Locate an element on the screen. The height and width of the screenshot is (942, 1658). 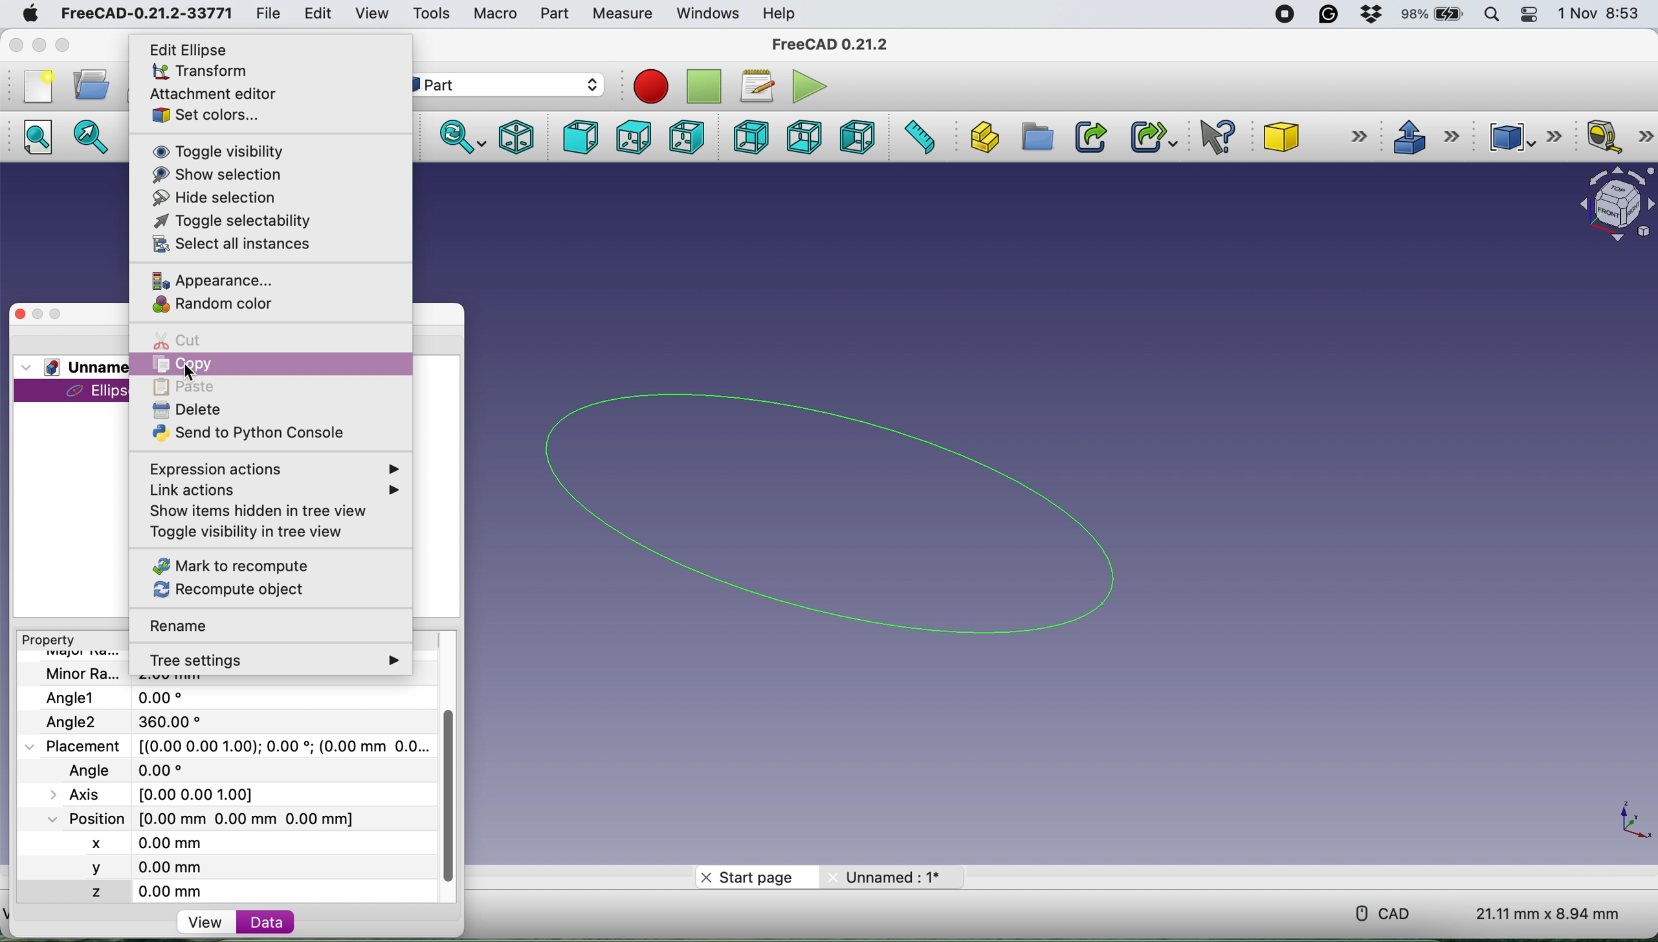
object interface is located at coordinates (1606, 201).